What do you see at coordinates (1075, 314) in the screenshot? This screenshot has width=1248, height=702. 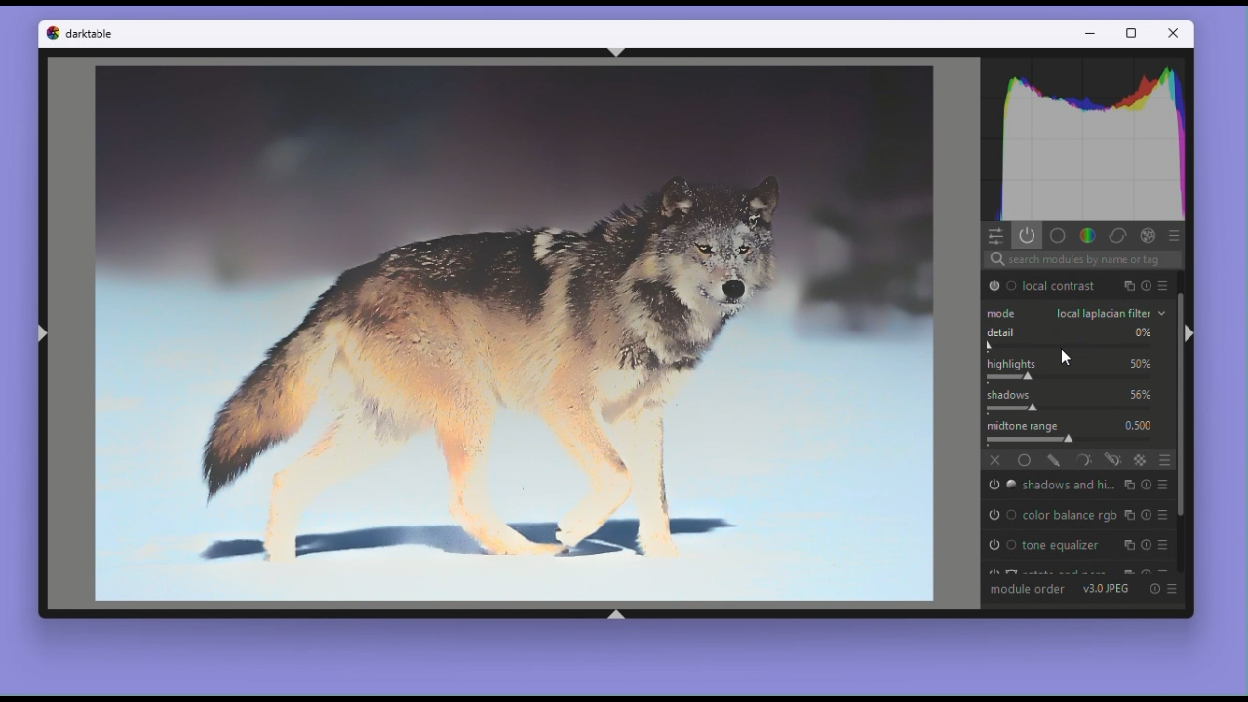 I see `Local laplacian filter` at bounding box center [1075, 314].